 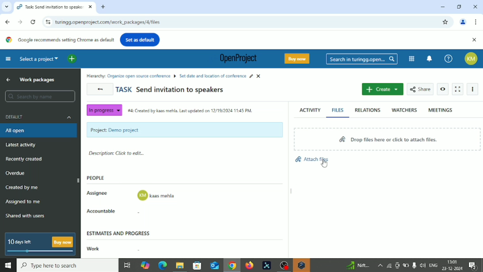 What do you see at coordinates (104, 211) in the screenshot?
I see `Accountable` at bounding box center [104, 211].